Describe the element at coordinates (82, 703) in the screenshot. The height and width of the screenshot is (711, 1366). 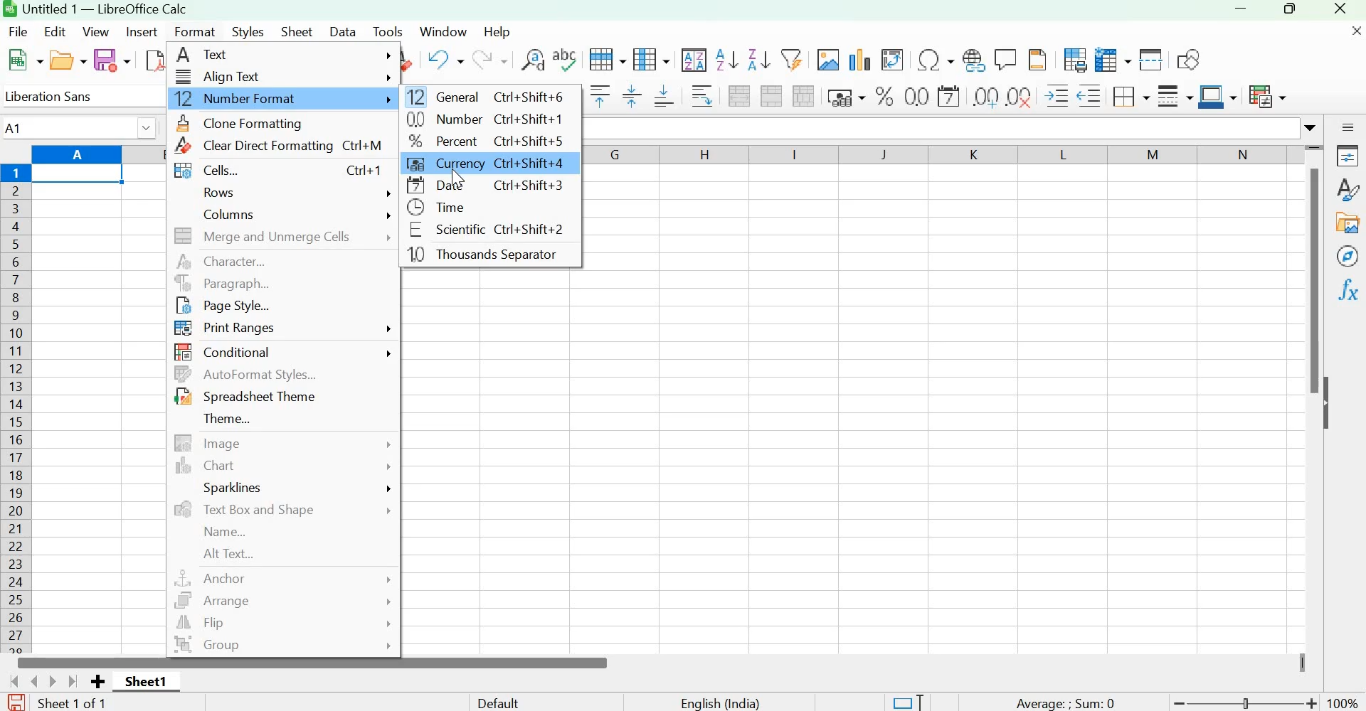
I see `Sheet 1 of 1` at that location.